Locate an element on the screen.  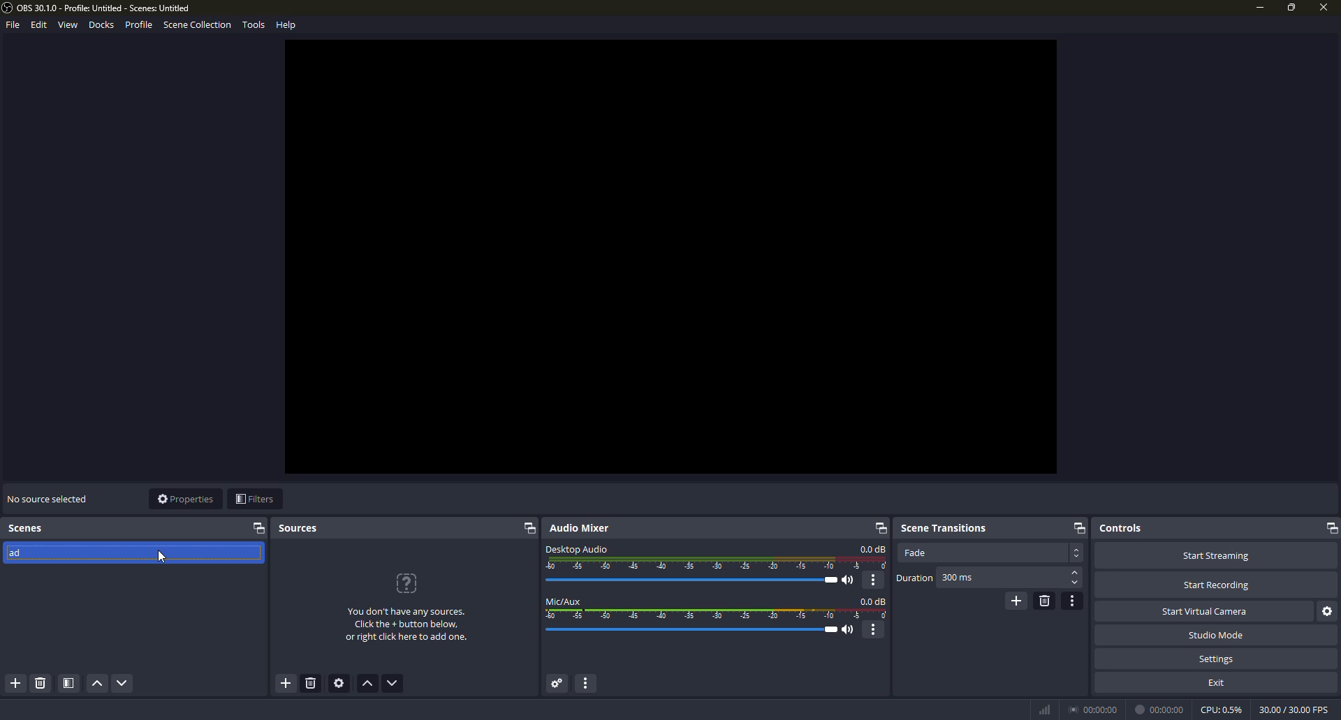
network is located at coordinates (1043, 709).